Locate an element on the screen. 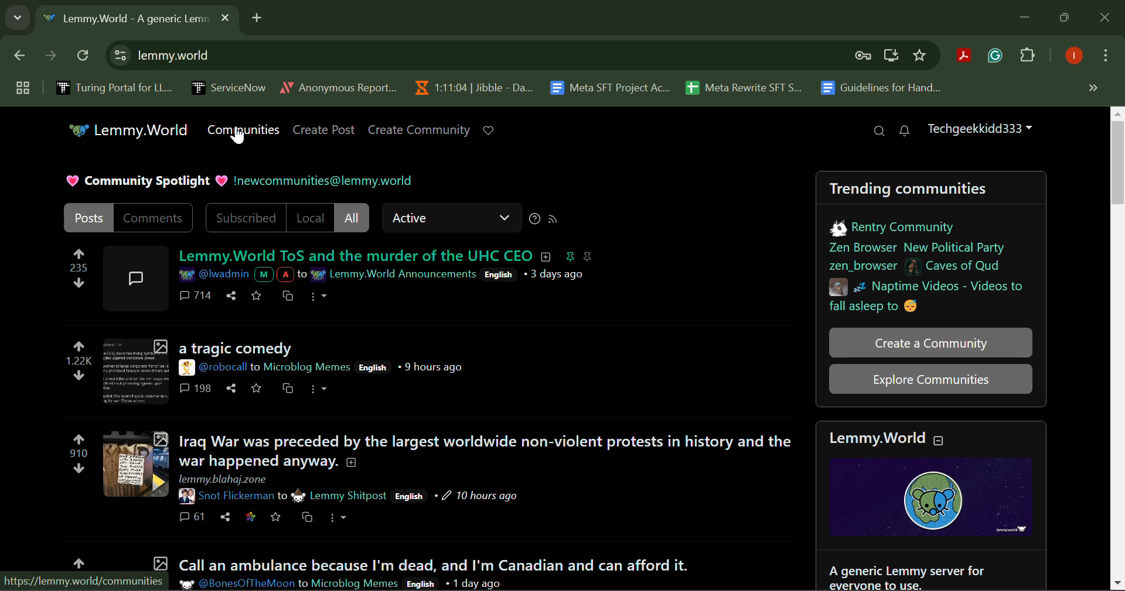 The height and width of the screenshot is (591, 1125). Logged In User is located at coordinates (1072, 57).